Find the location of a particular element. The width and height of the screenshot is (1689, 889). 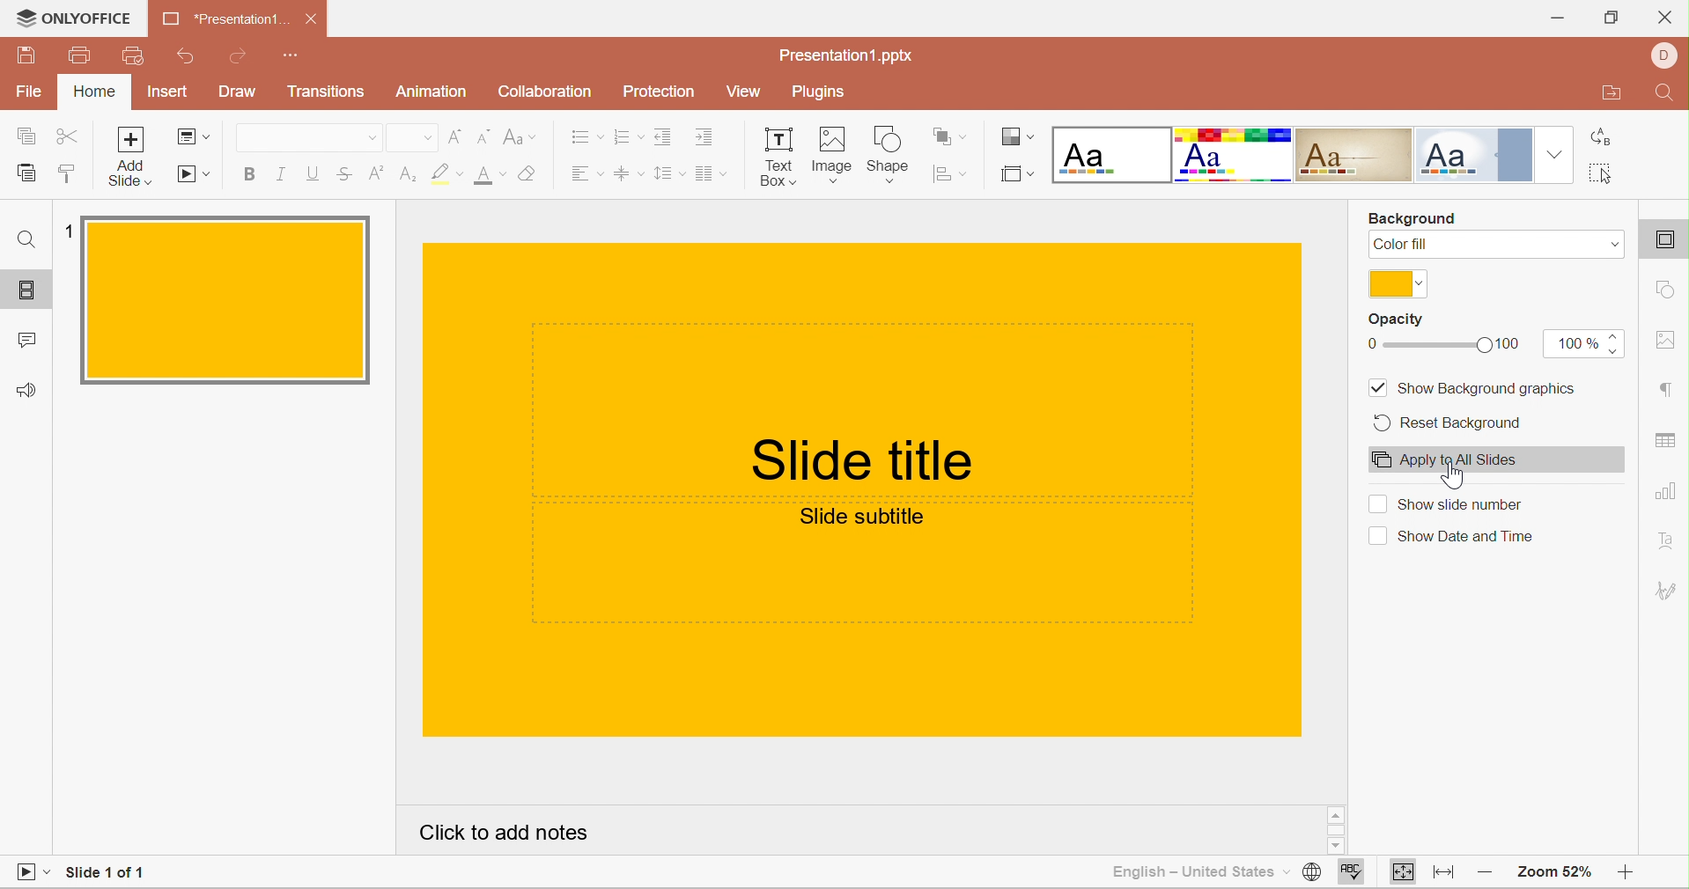

Reset Background is located at coordinates (1447, 422).